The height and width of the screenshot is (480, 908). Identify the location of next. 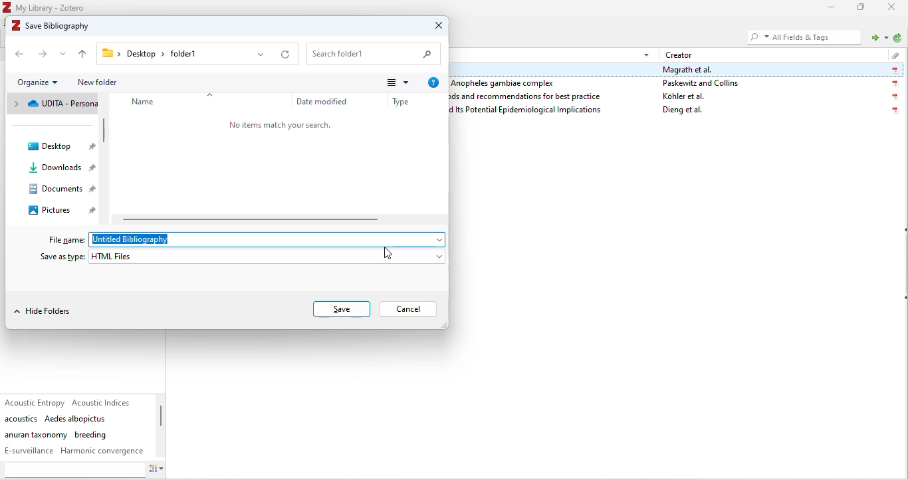
(45, 54).